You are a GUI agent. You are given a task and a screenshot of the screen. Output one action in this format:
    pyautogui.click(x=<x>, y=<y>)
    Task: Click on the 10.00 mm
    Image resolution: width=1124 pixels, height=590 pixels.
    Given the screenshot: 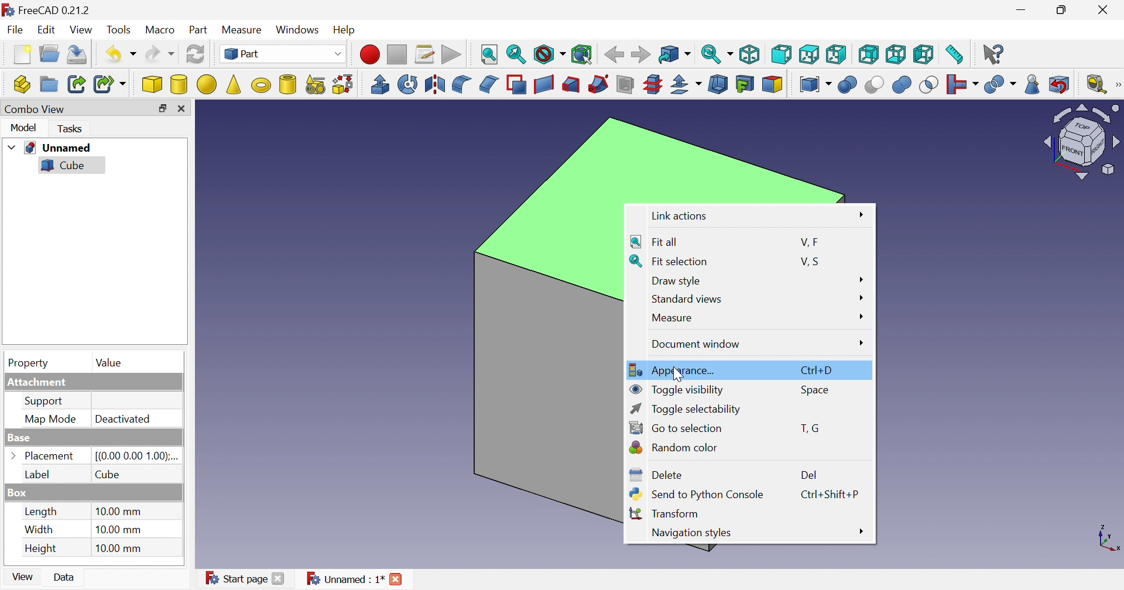 What is the action you would take?
    pyautogui.click(x=120, y=548)
    